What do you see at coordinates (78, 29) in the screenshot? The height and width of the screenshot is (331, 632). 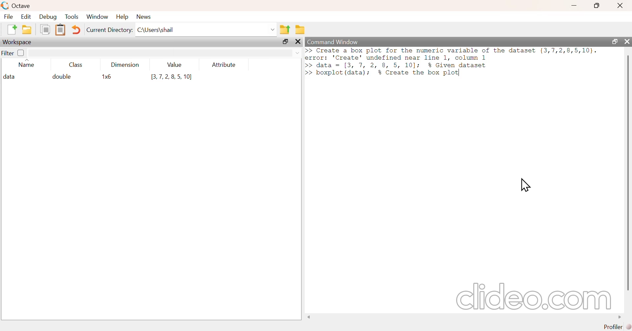 I see `undo` at bounding box center [78, 29].